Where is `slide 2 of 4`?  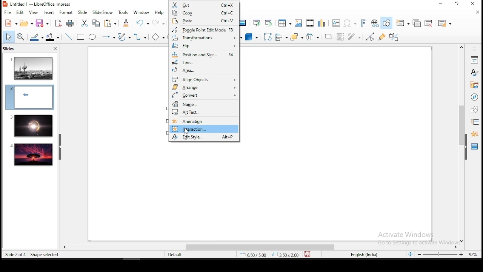 slide 2 of 4 is located at coordinates (15, 255).